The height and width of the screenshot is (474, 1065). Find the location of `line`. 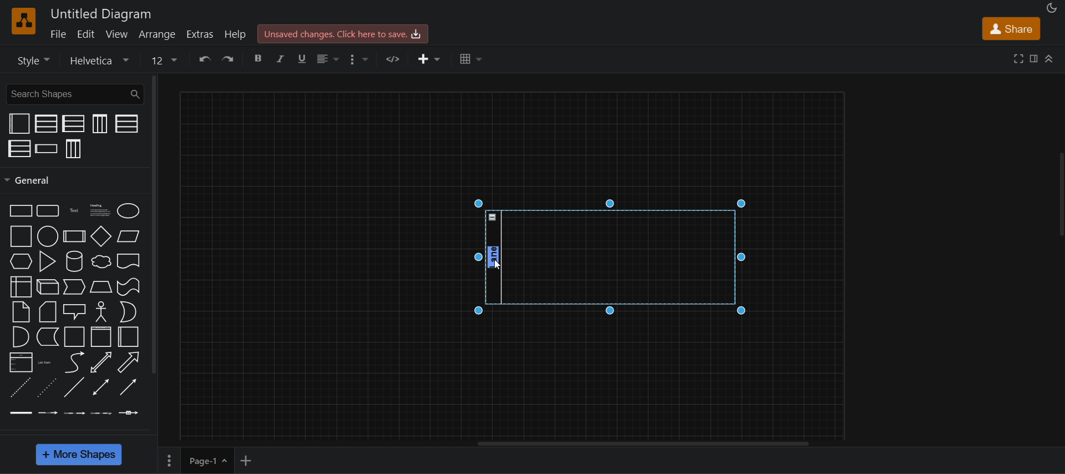

line is located at coordinates (74, 386).